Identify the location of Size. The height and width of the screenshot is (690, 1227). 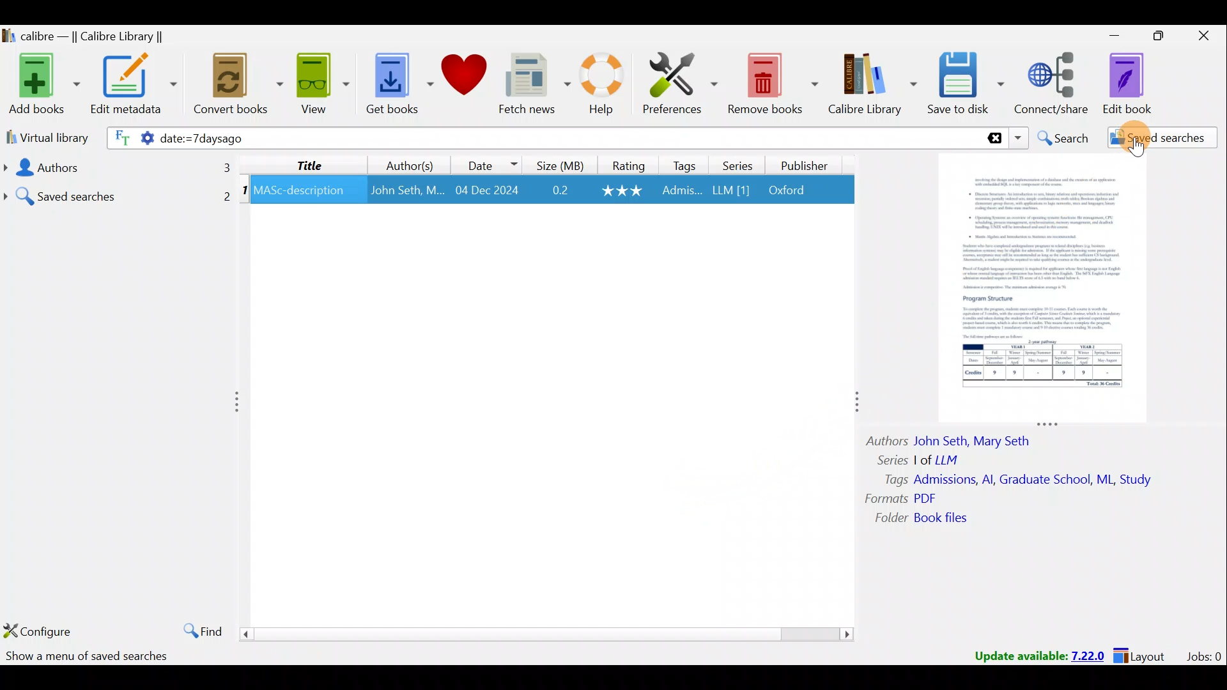
(557, 164).